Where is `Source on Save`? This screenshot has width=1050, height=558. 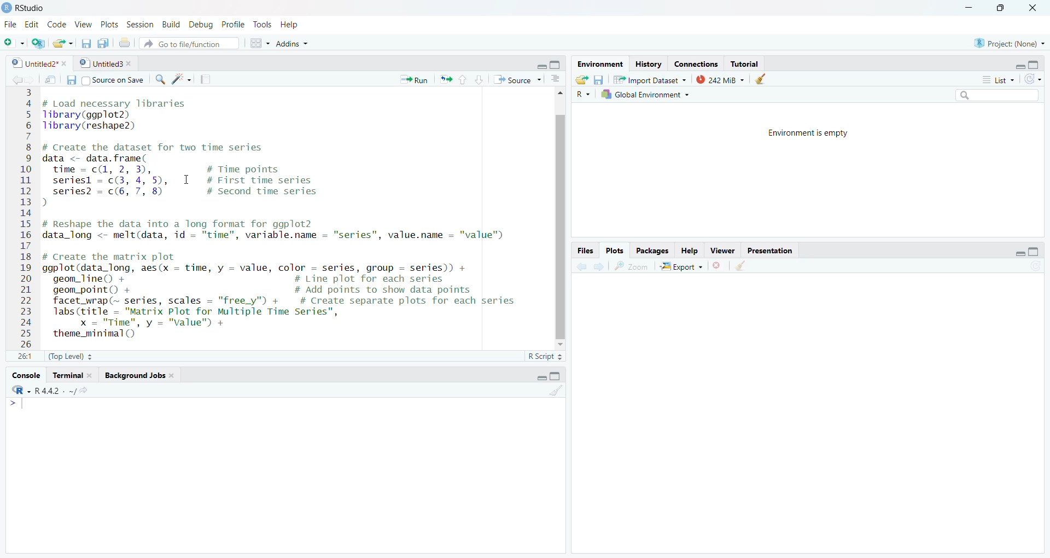
Source on Save is located at coordinates (105, 79).